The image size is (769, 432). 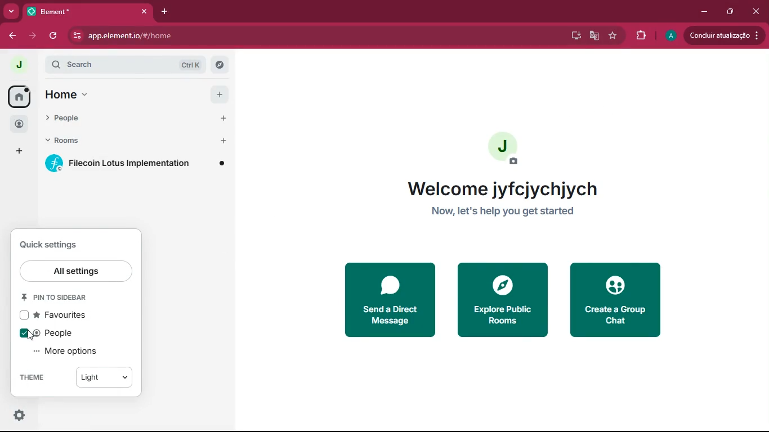 I want to click on people, so click(x=21, y=123).